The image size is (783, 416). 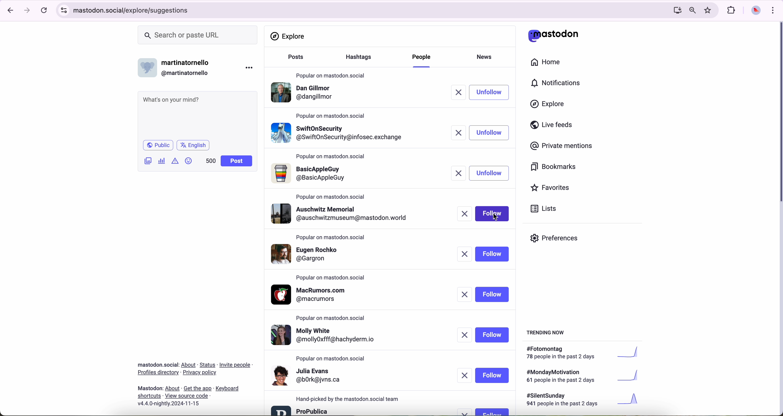 I want to click on navigate foward, so click(x=27, y=11).